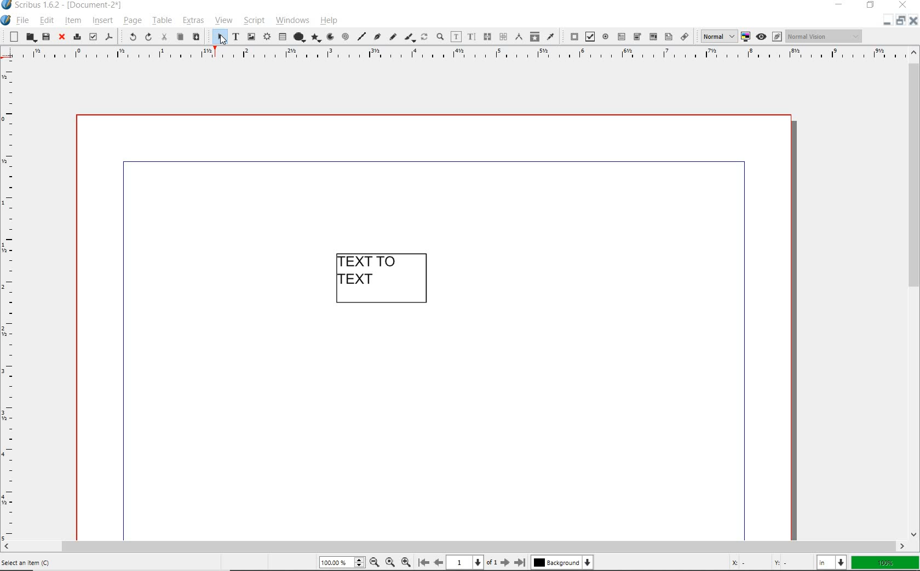 The height and width of the screenshot is (571, 920). I want to click on visual appearance of display, so click(824, 36).